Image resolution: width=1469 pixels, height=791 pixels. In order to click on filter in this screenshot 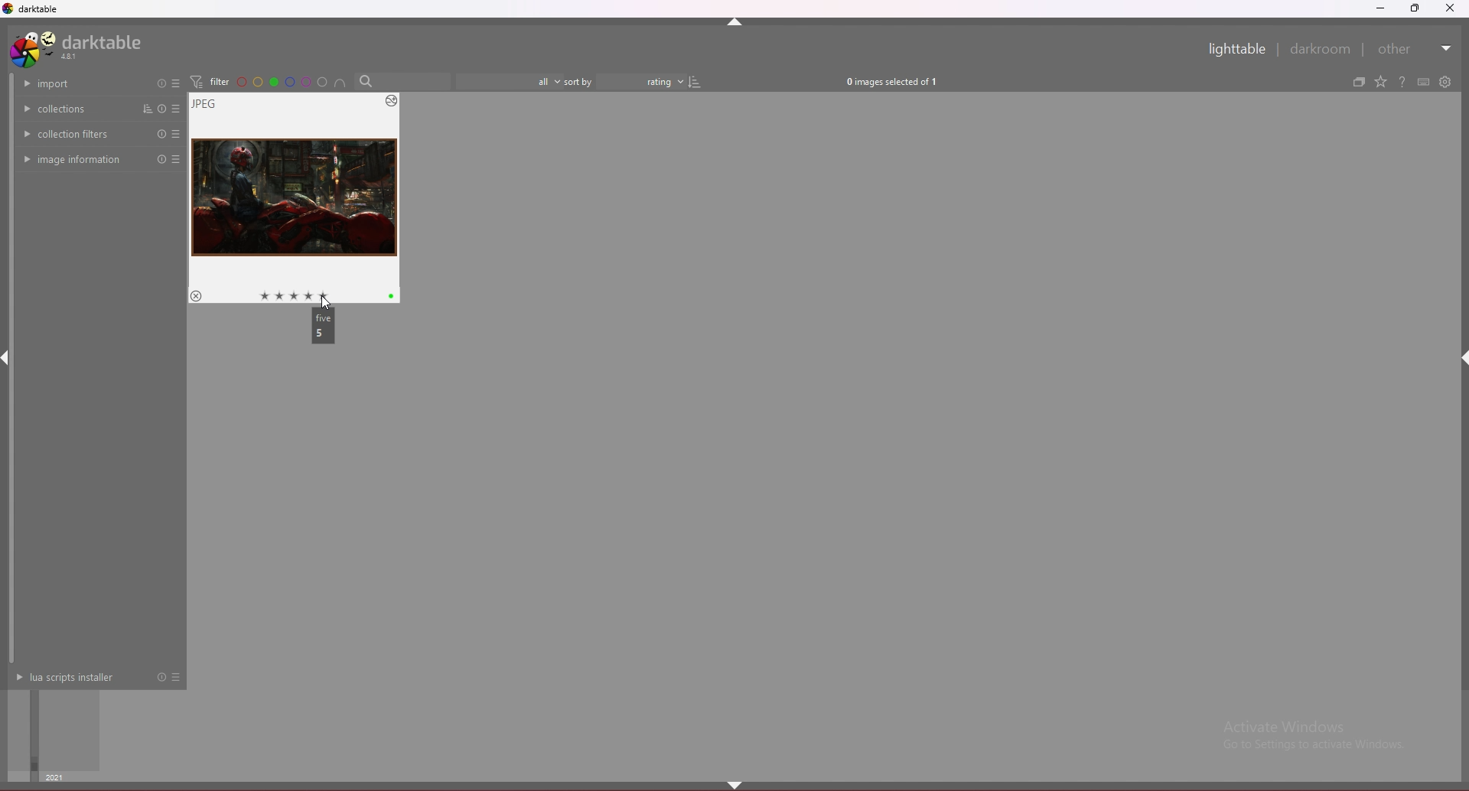, I will do `click(210, 83)`.